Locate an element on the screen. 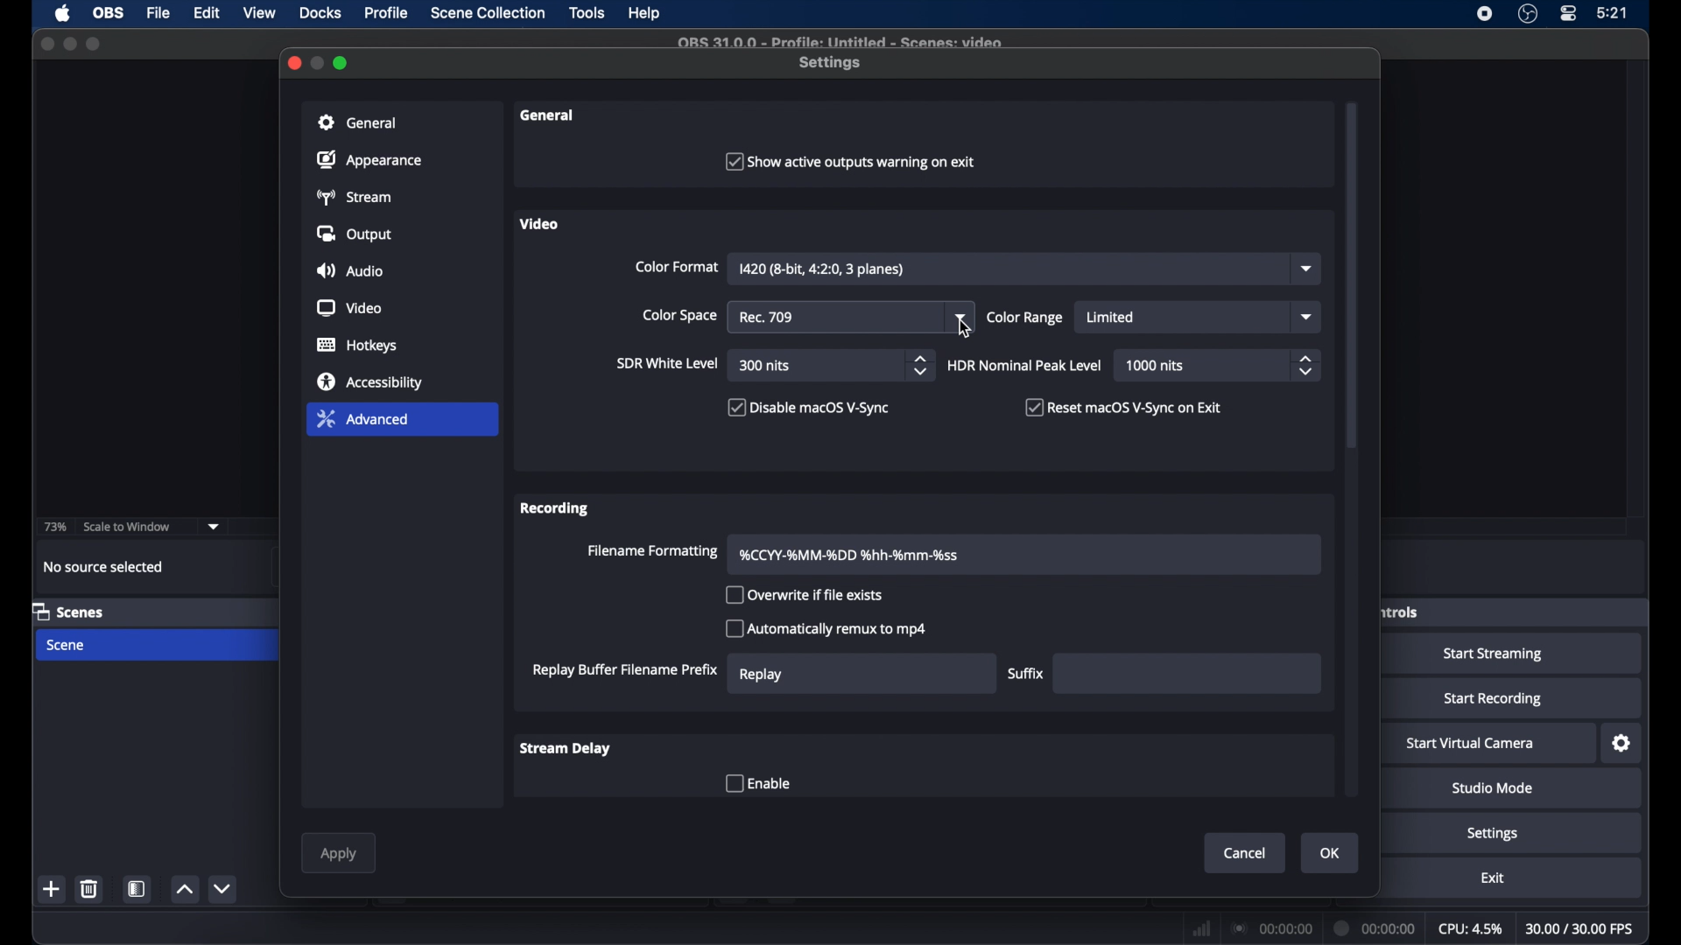  studio mode is located at coordinates (1494, 790).